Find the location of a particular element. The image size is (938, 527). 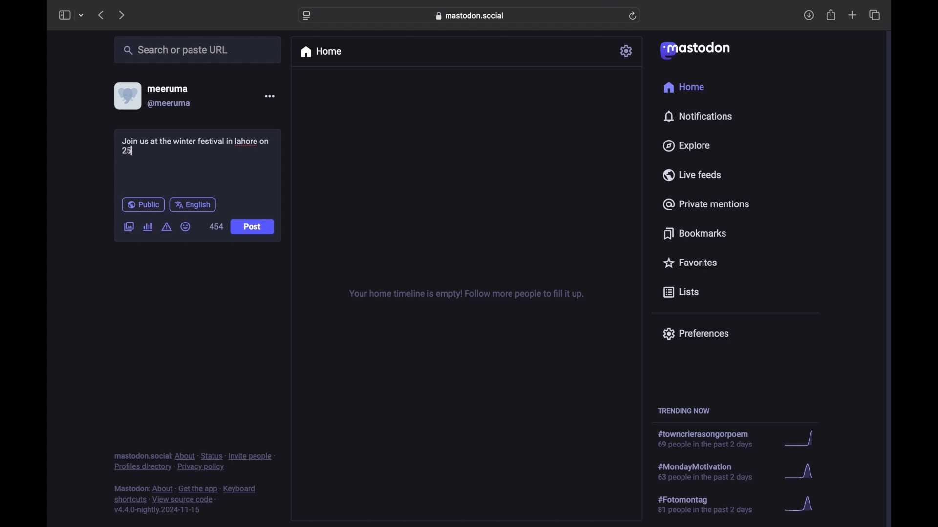

website settings is located at coordinates (308, 16).